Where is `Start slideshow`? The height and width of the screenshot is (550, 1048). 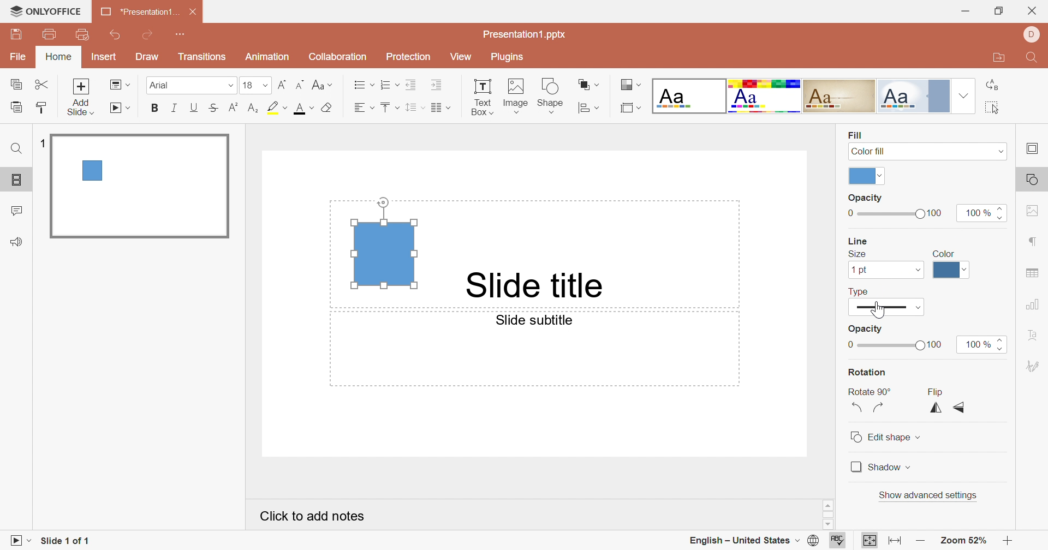 Start slideshow is located at coordinates (122, 109).